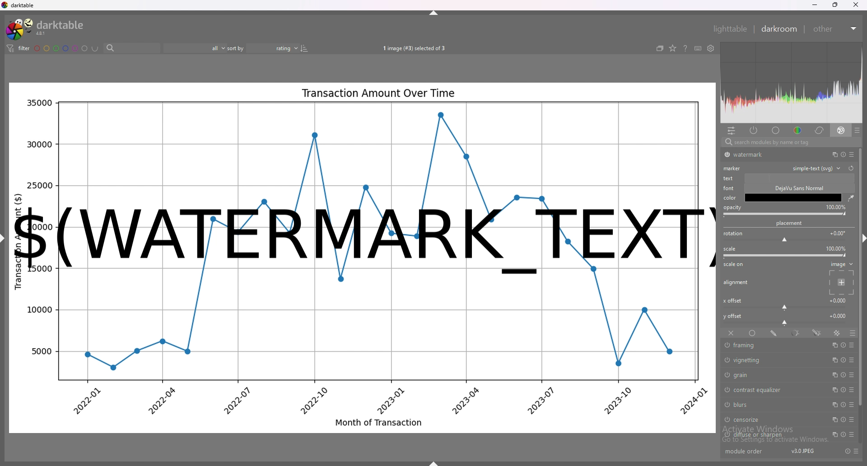  What do you see at coordinates (843, 360) in the screenshot?
I see `reset` at bounding box center [843, 360].